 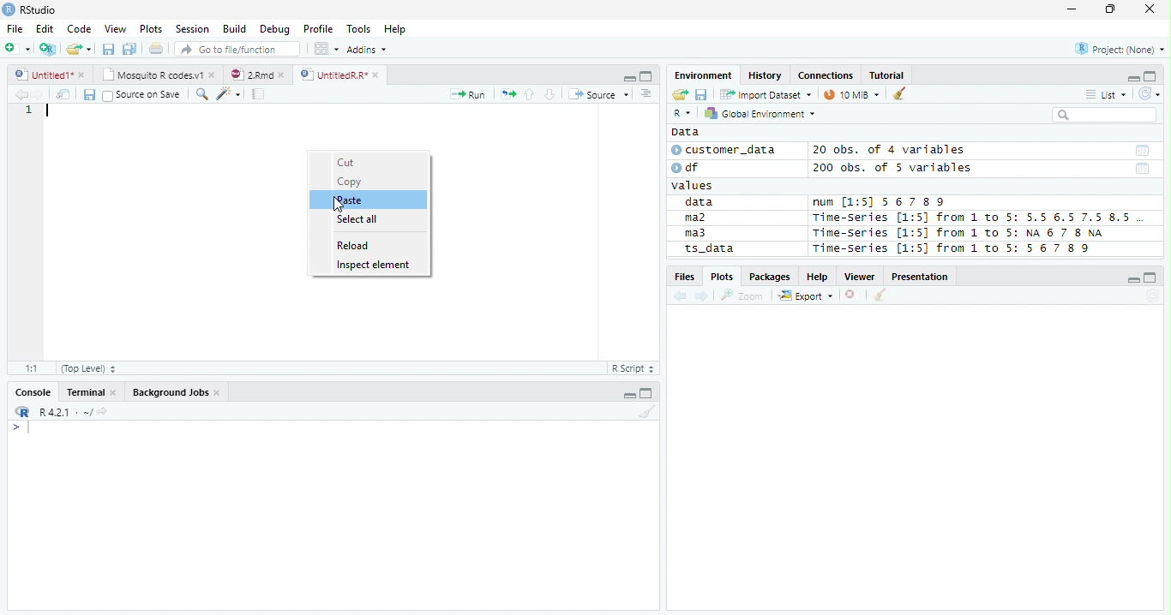 What do you see at coordinates (259, 75) in the screenshot?
I see `2.Rmd` at bounding box center [259, 75].